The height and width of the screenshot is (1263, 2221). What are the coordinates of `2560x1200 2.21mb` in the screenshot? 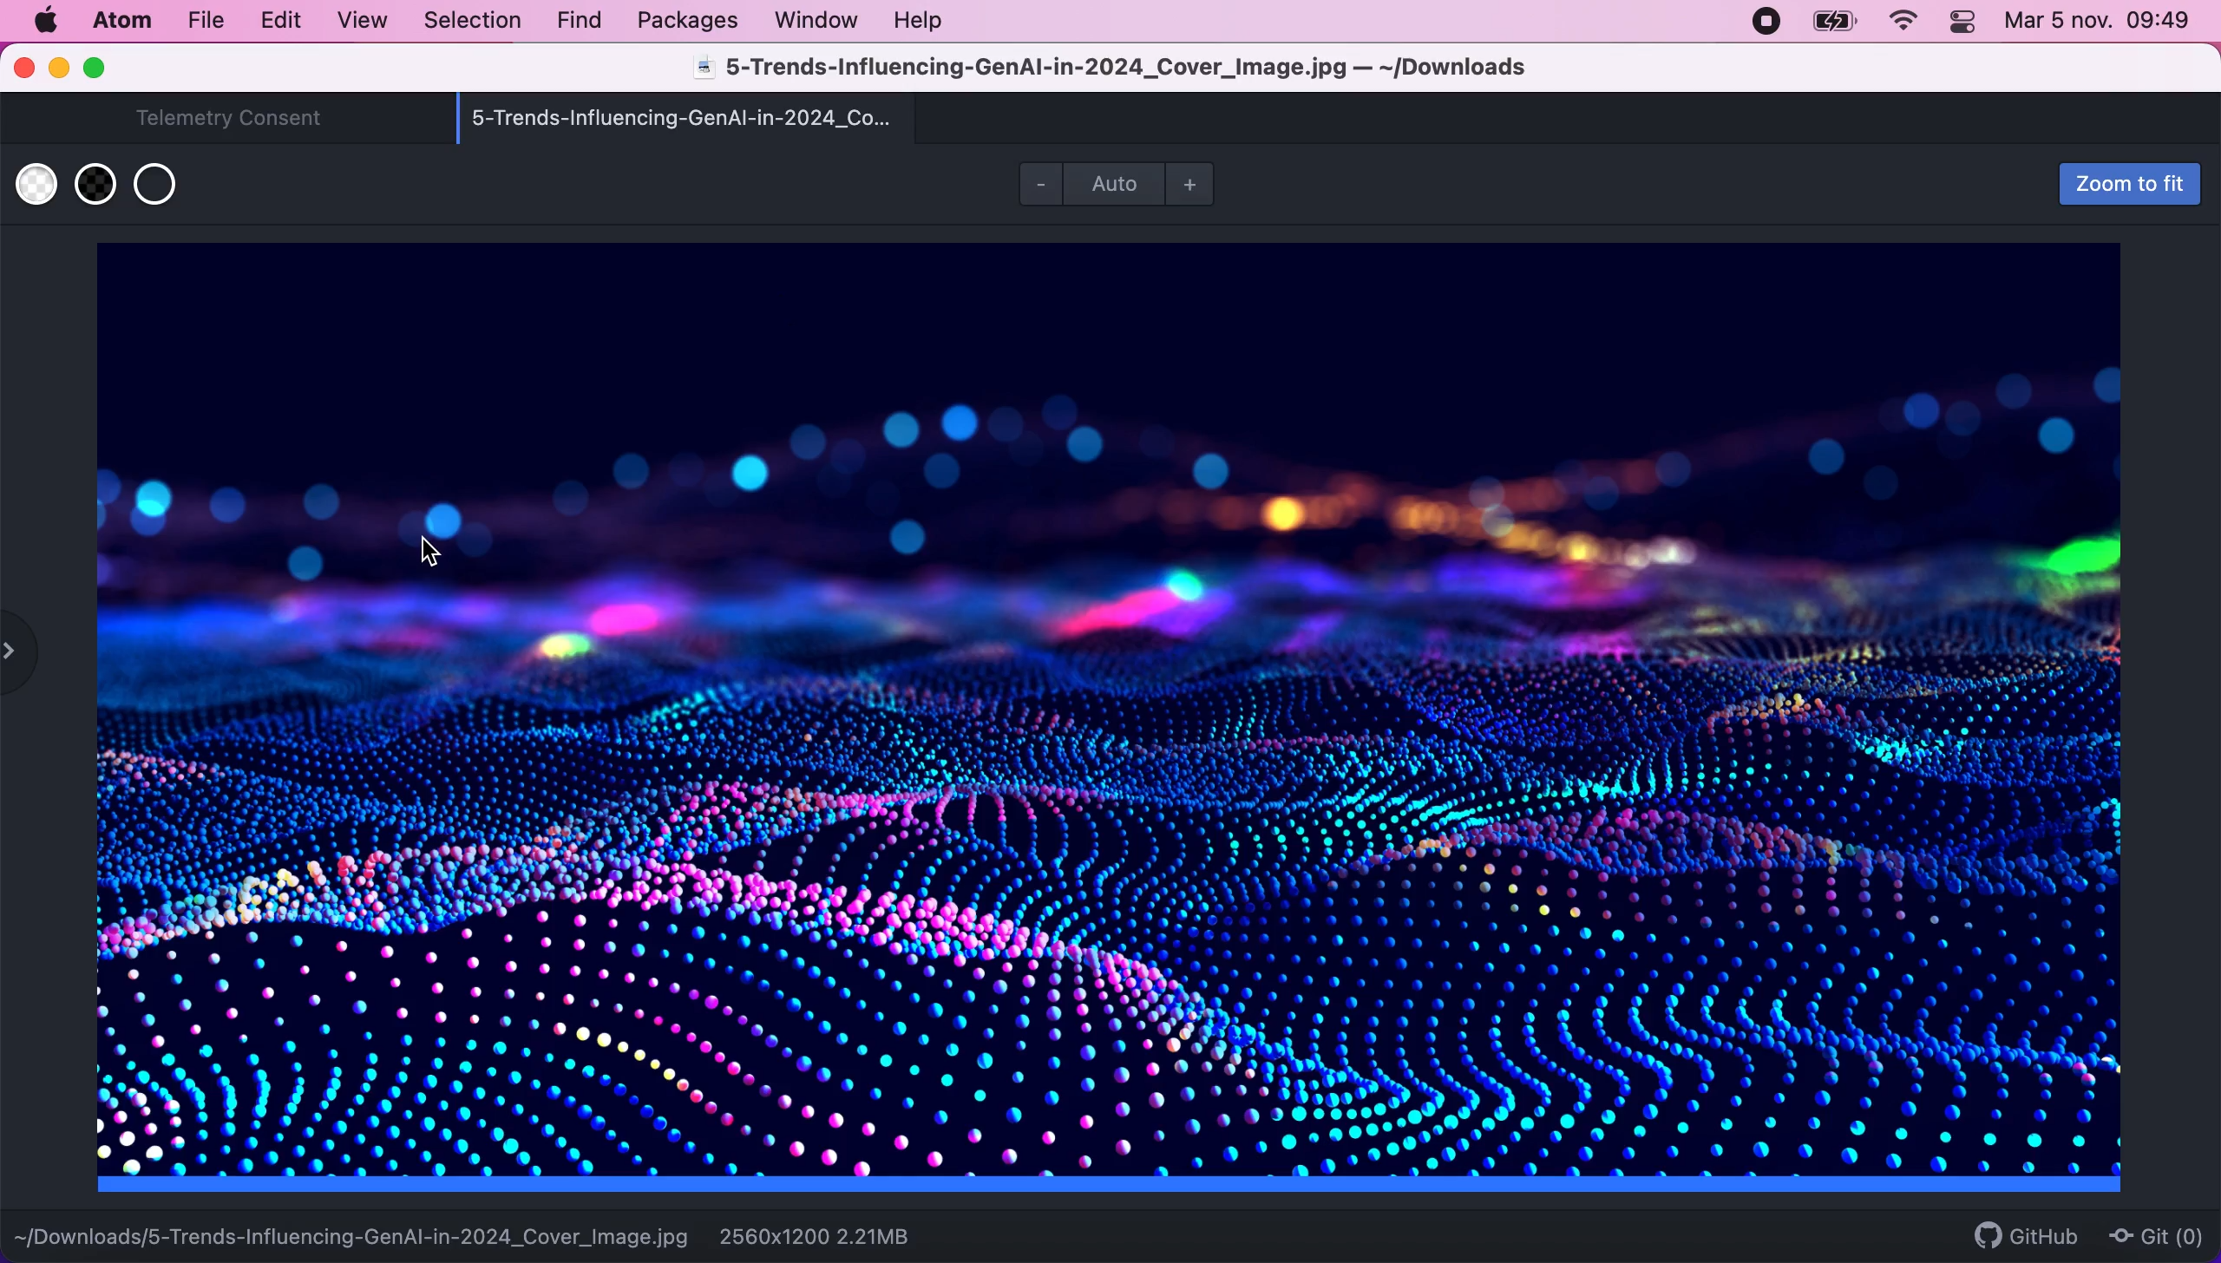 It's located at (831, 1235).